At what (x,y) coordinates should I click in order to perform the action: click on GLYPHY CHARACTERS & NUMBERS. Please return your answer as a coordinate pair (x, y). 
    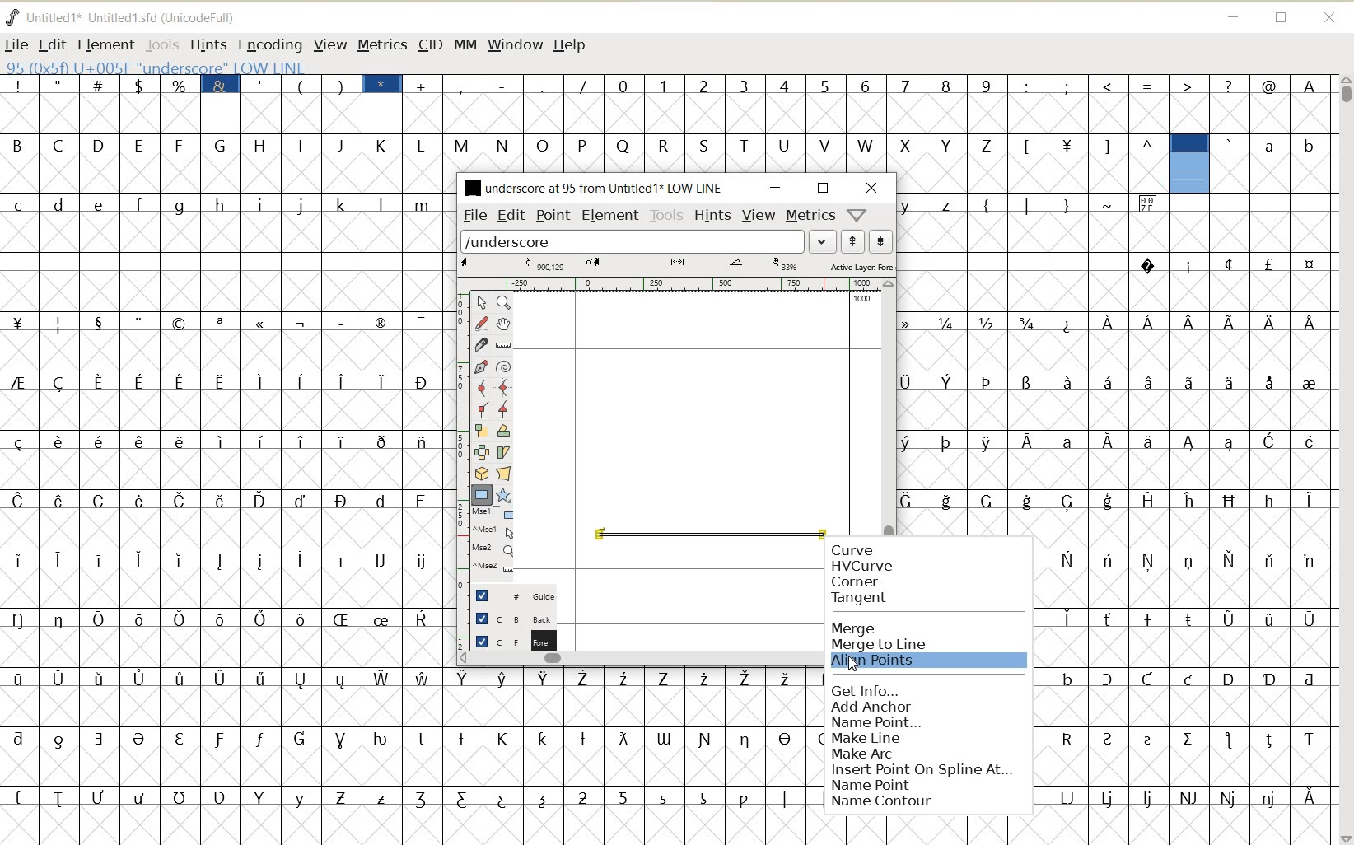
    Looking at the image, I should click on (889, 97).